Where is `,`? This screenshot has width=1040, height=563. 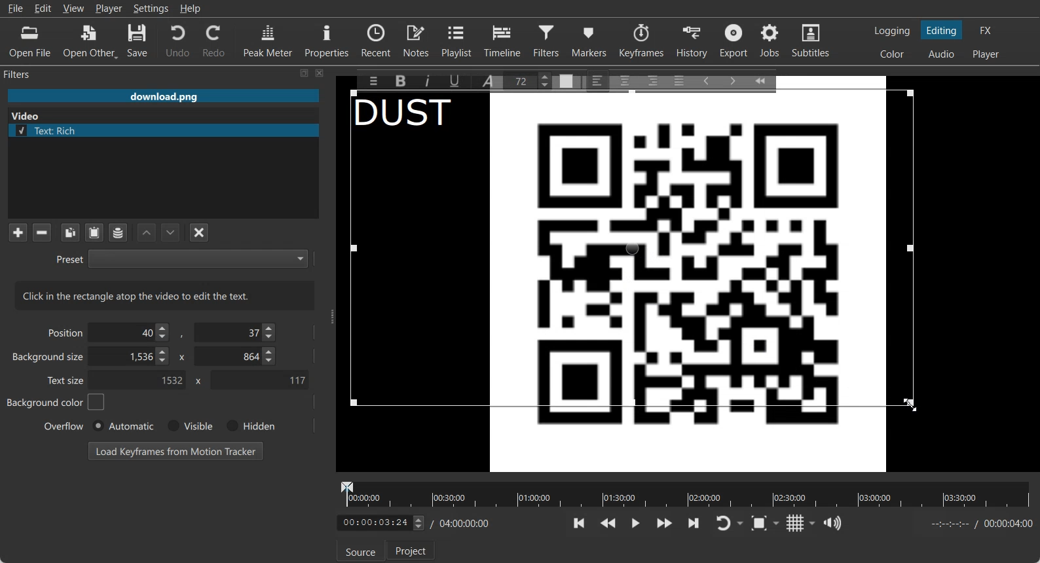 , is located at coordinates (183, 335).